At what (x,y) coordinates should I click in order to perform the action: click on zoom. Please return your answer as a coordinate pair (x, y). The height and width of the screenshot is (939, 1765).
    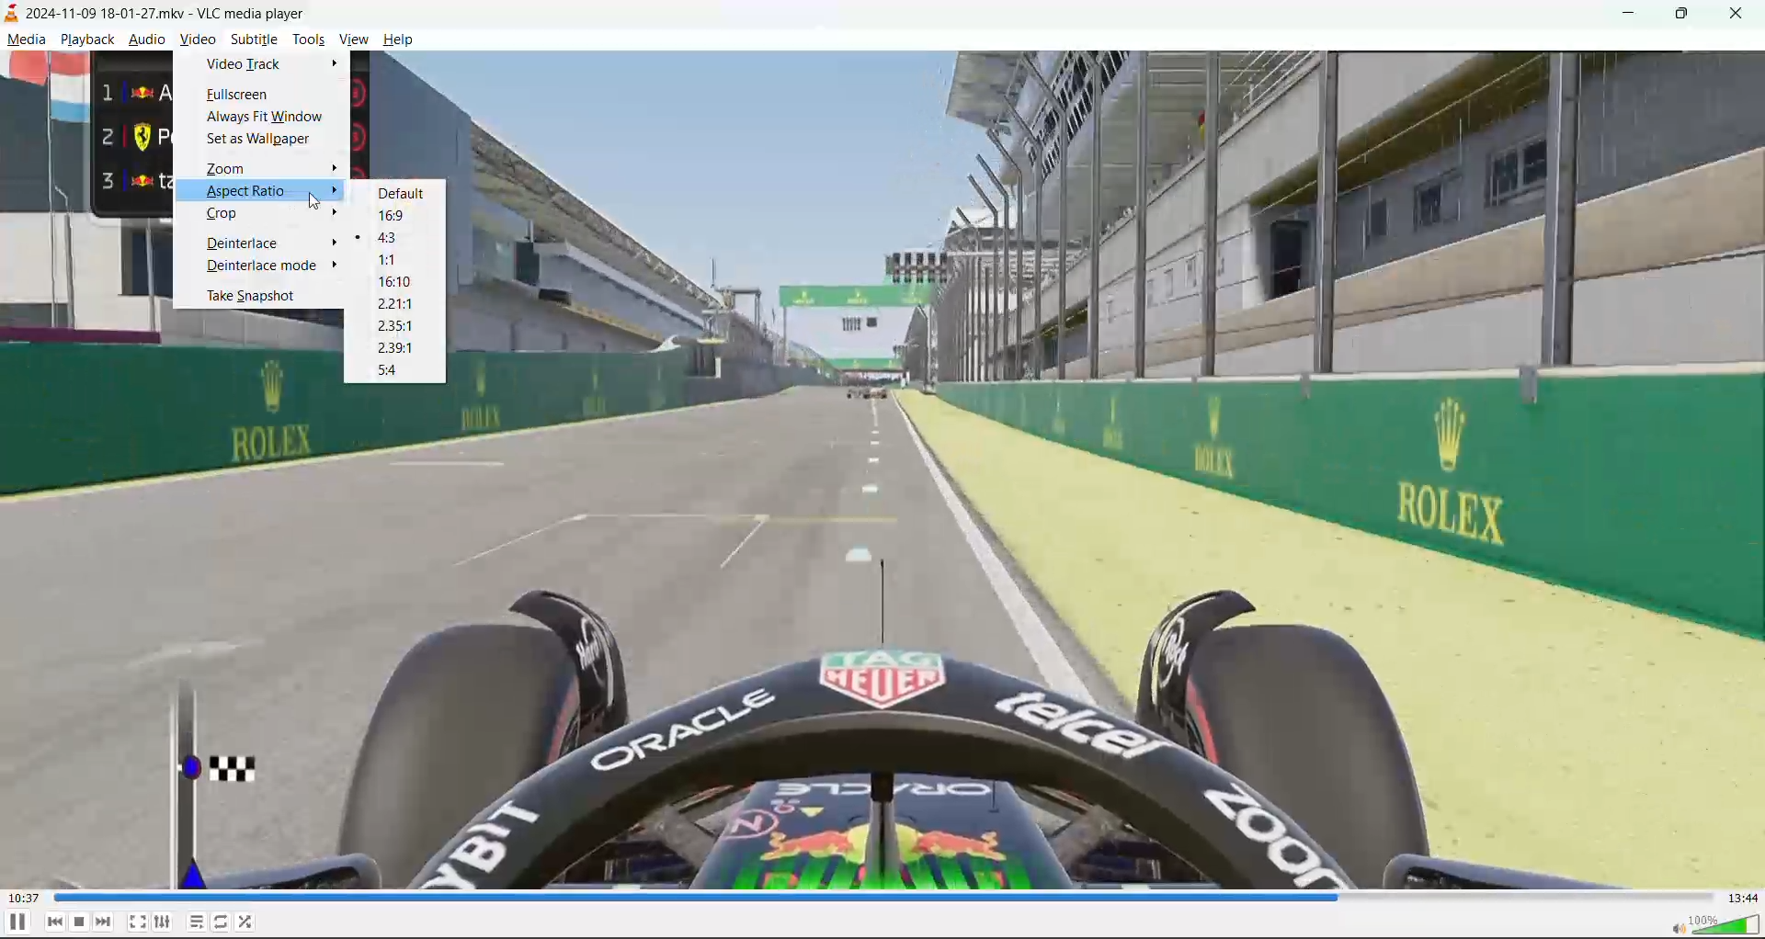
    Looking at the image, I should click on (269, 170).